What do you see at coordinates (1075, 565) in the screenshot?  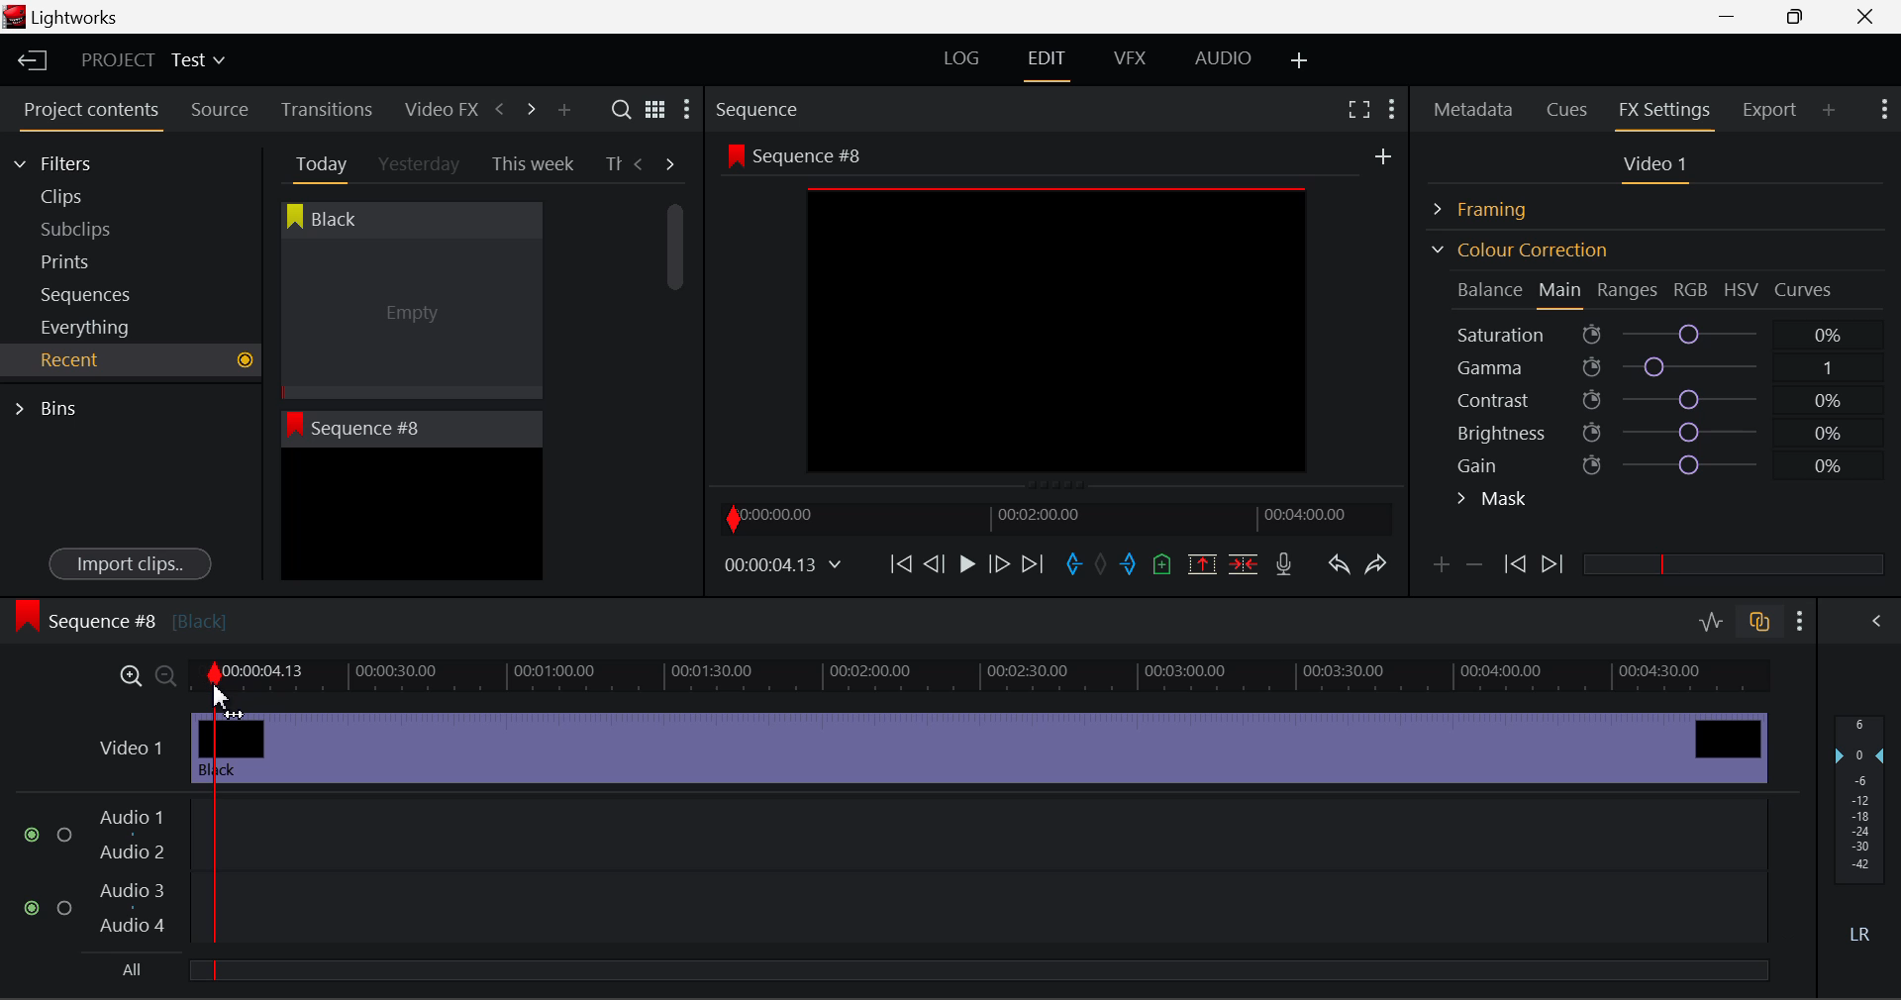 I see `Mark In` at bounding box center [1075, 565].